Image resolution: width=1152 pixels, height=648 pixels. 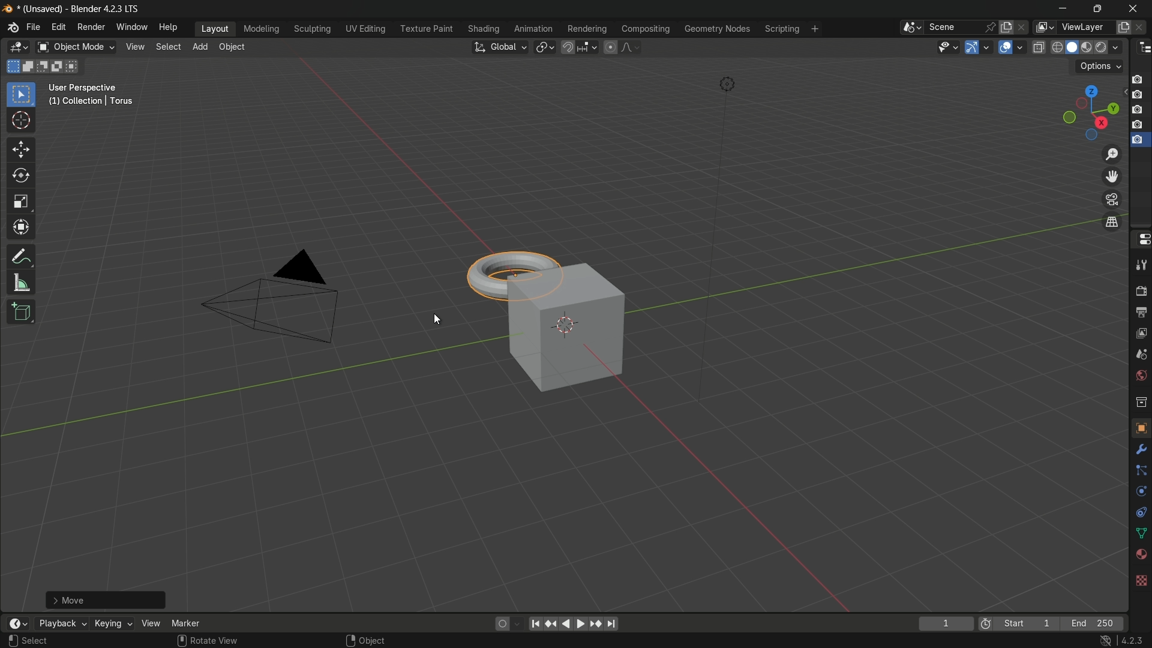 I want to click on auto keyframe, so click(x=517, y=624).